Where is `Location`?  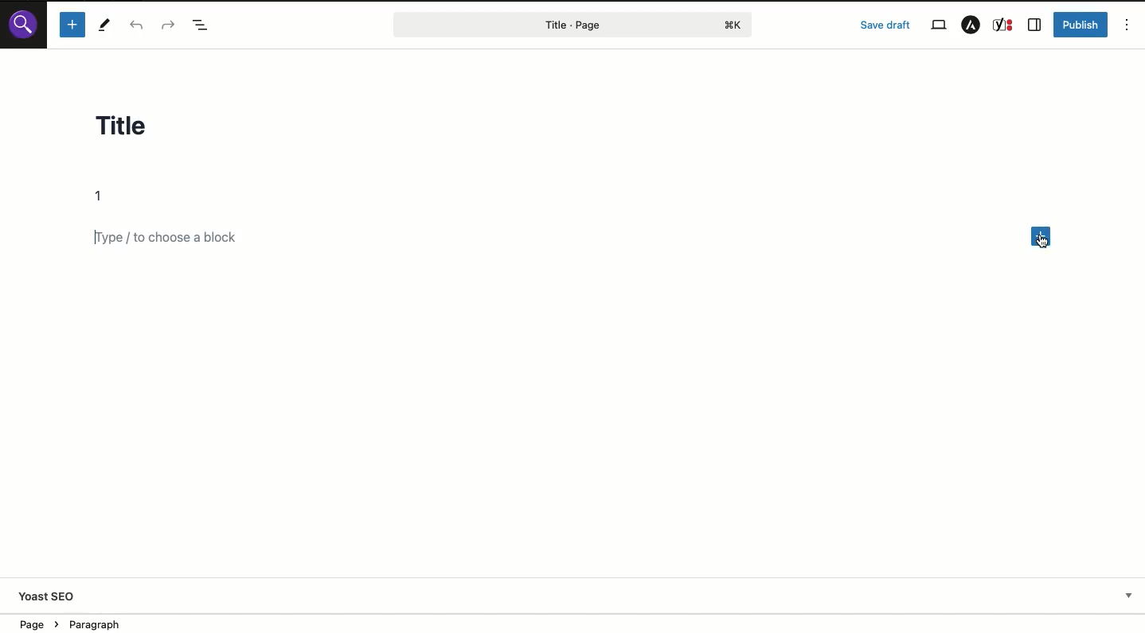
Location is located at coordinates (88, 623).